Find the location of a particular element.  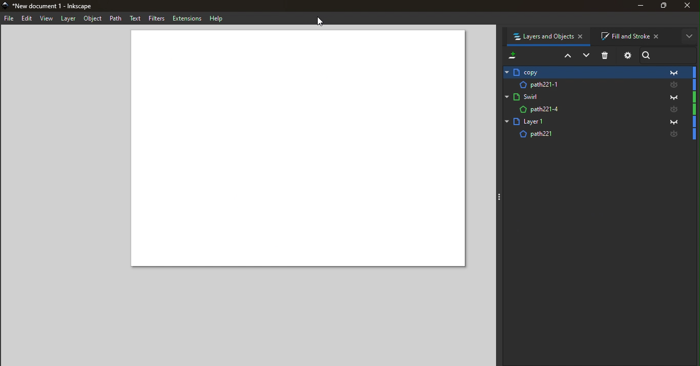

Layer is located at coordinates (582, 71).